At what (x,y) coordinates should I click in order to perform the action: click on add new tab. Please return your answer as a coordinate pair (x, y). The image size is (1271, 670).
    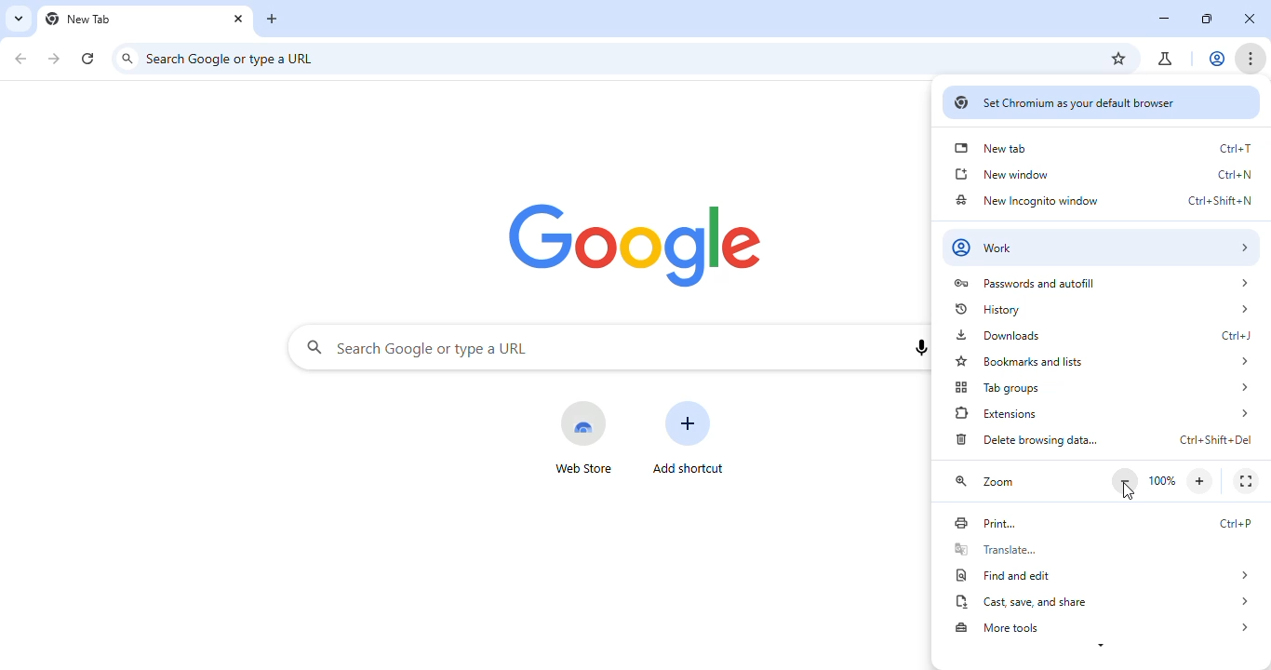
    Looking at the image, I should click on (274, 19).